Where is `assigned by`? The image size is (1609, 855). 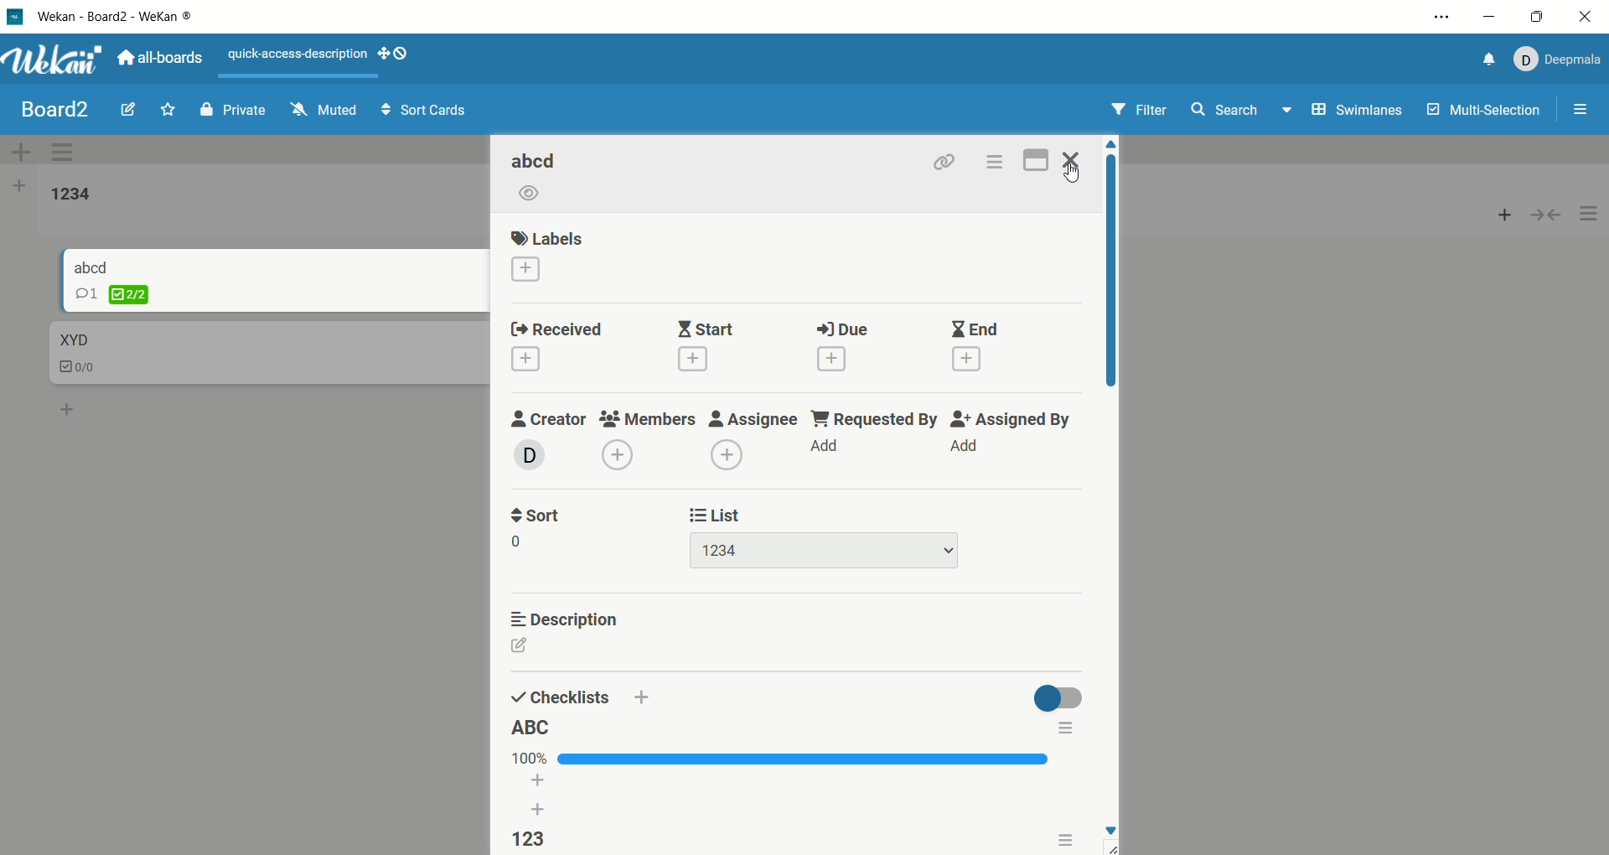
assigned by is located at coordinates (1010, 428).